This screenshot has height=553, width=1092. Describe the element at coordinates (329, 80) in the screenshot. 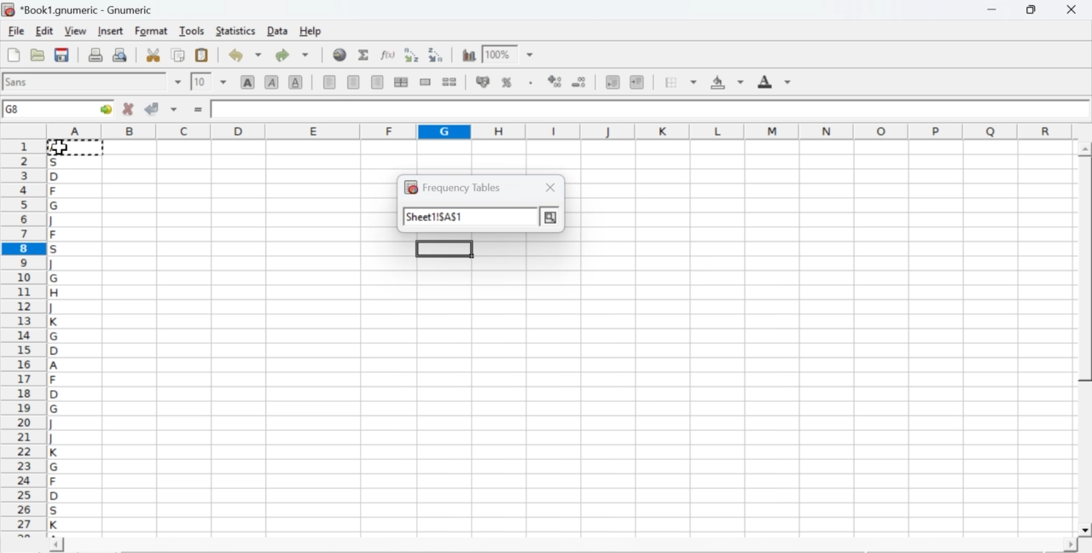

I see `align left` at that location.